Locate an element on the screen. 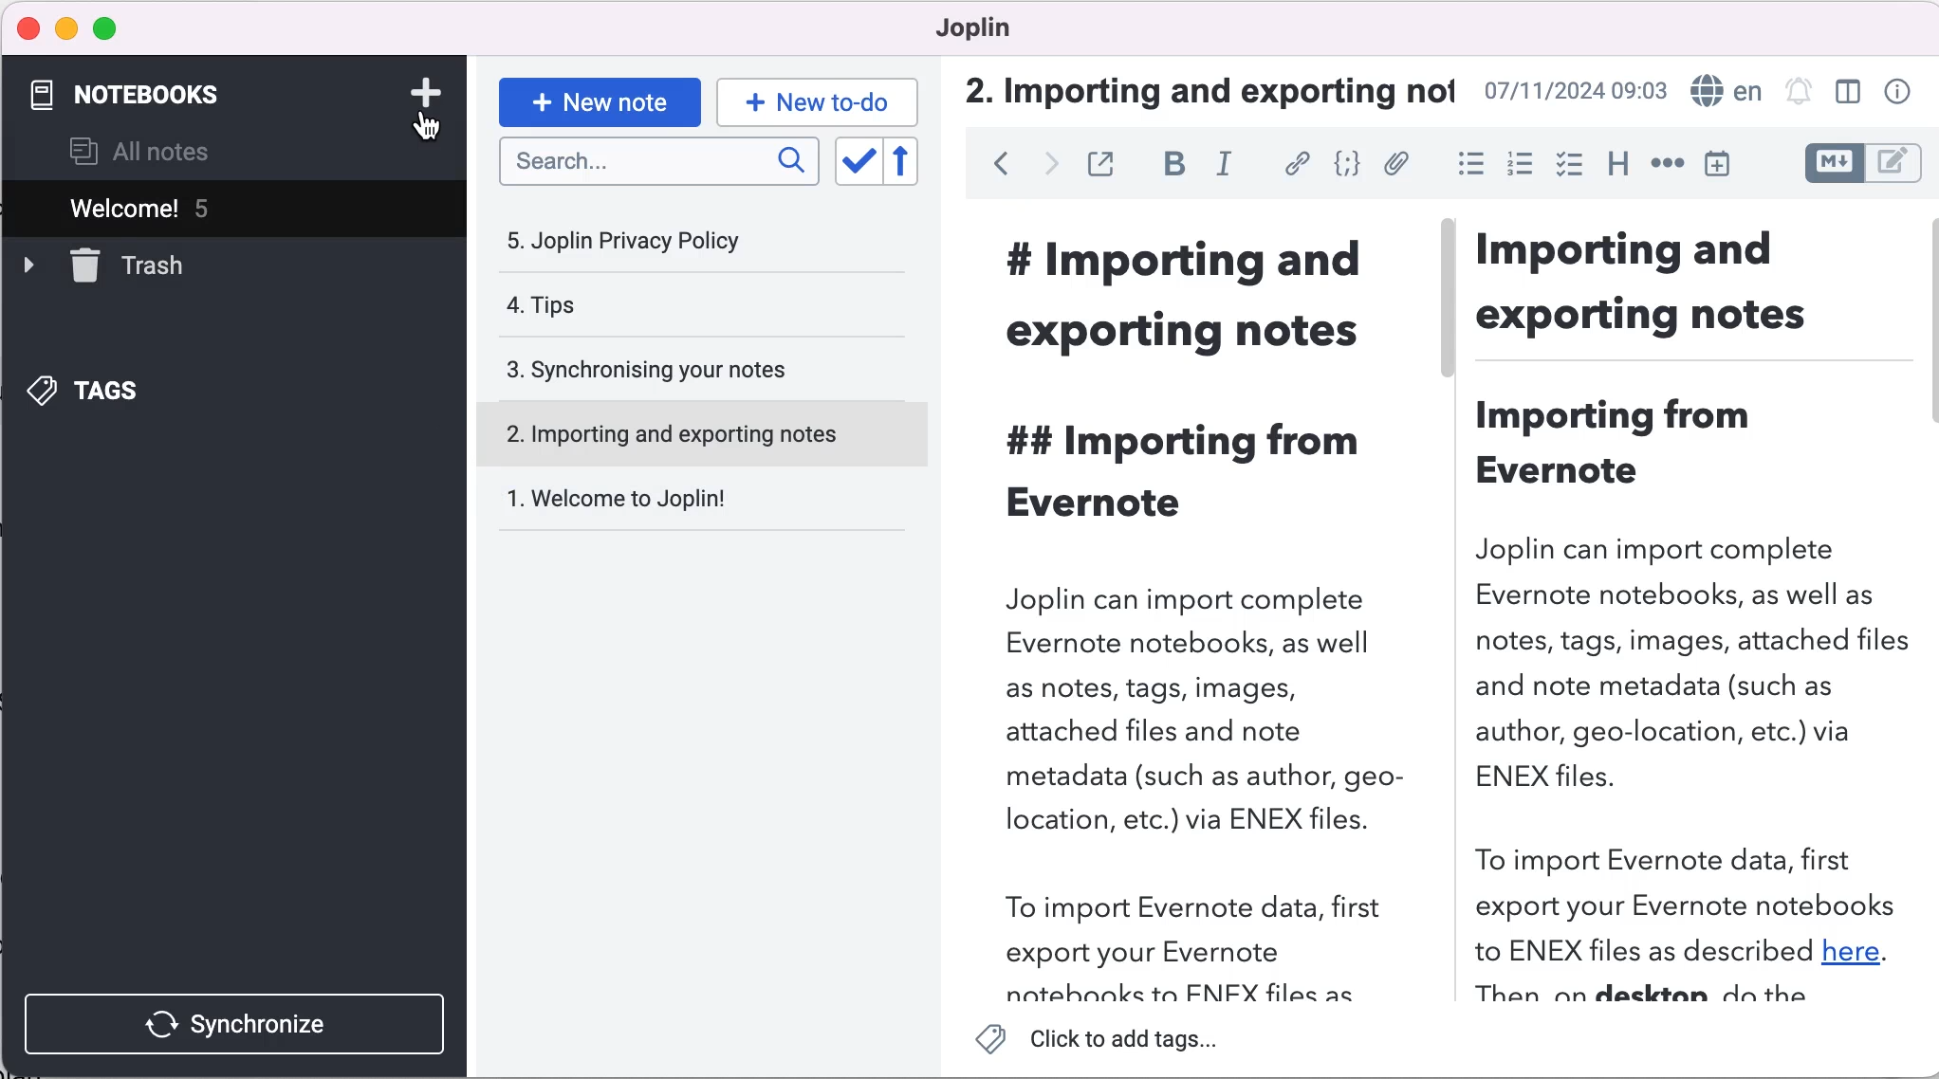 The image size is (1939, 1079). code is located at coordinates (1348, 166).